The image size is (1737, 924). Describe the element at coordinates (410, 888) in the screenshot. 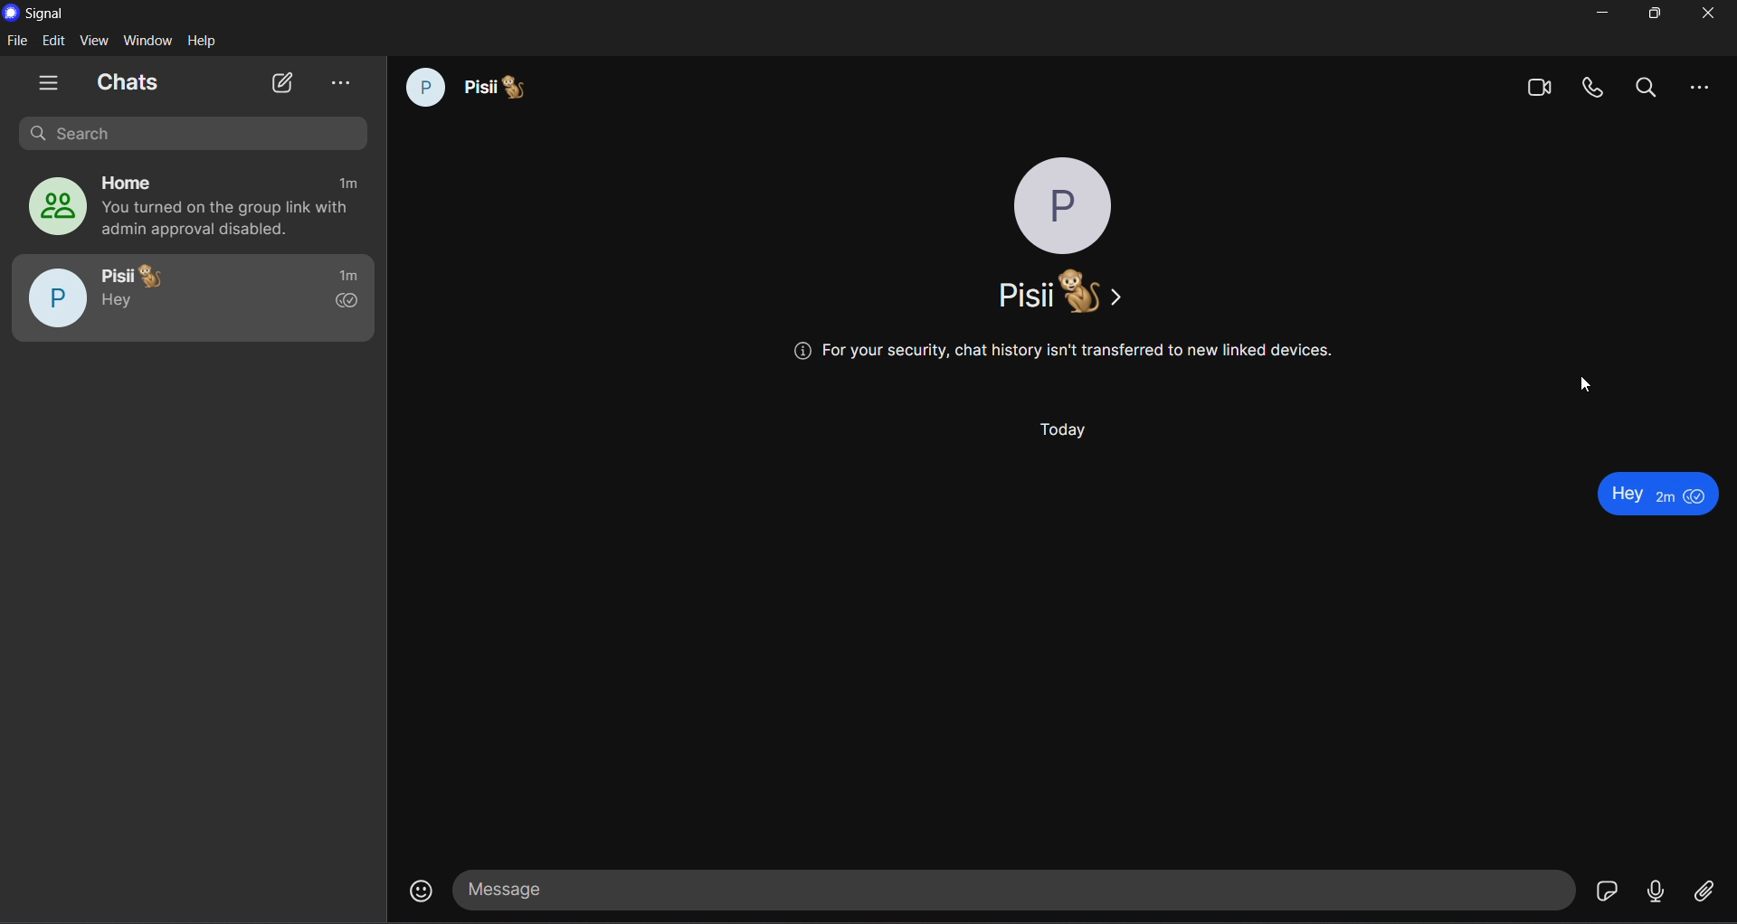

I see `emojis` at that location.